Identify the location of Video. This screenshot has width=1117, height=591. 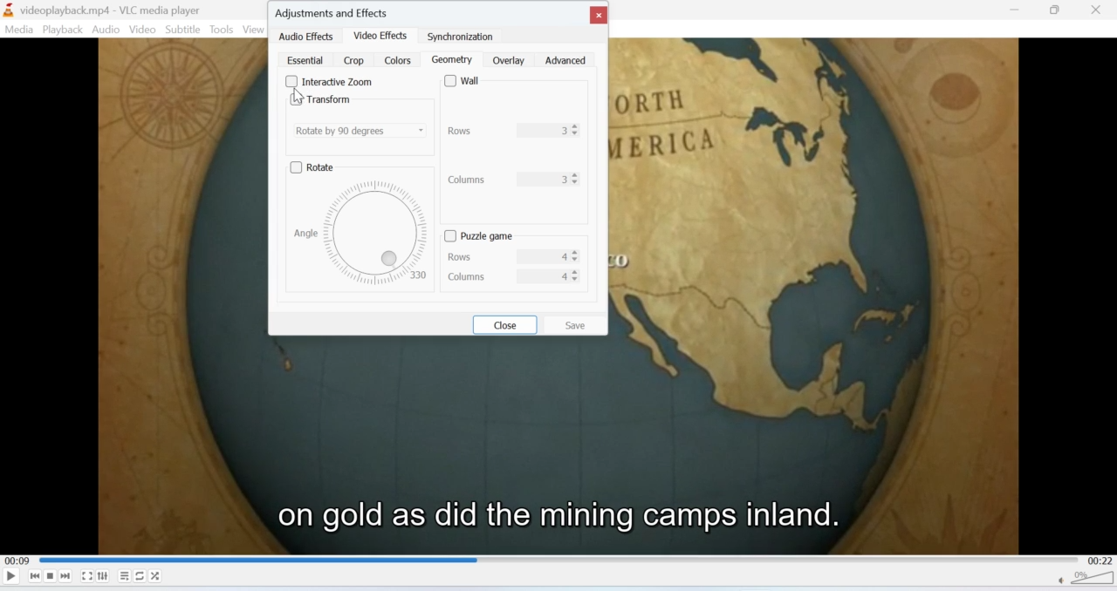
(140, 30).